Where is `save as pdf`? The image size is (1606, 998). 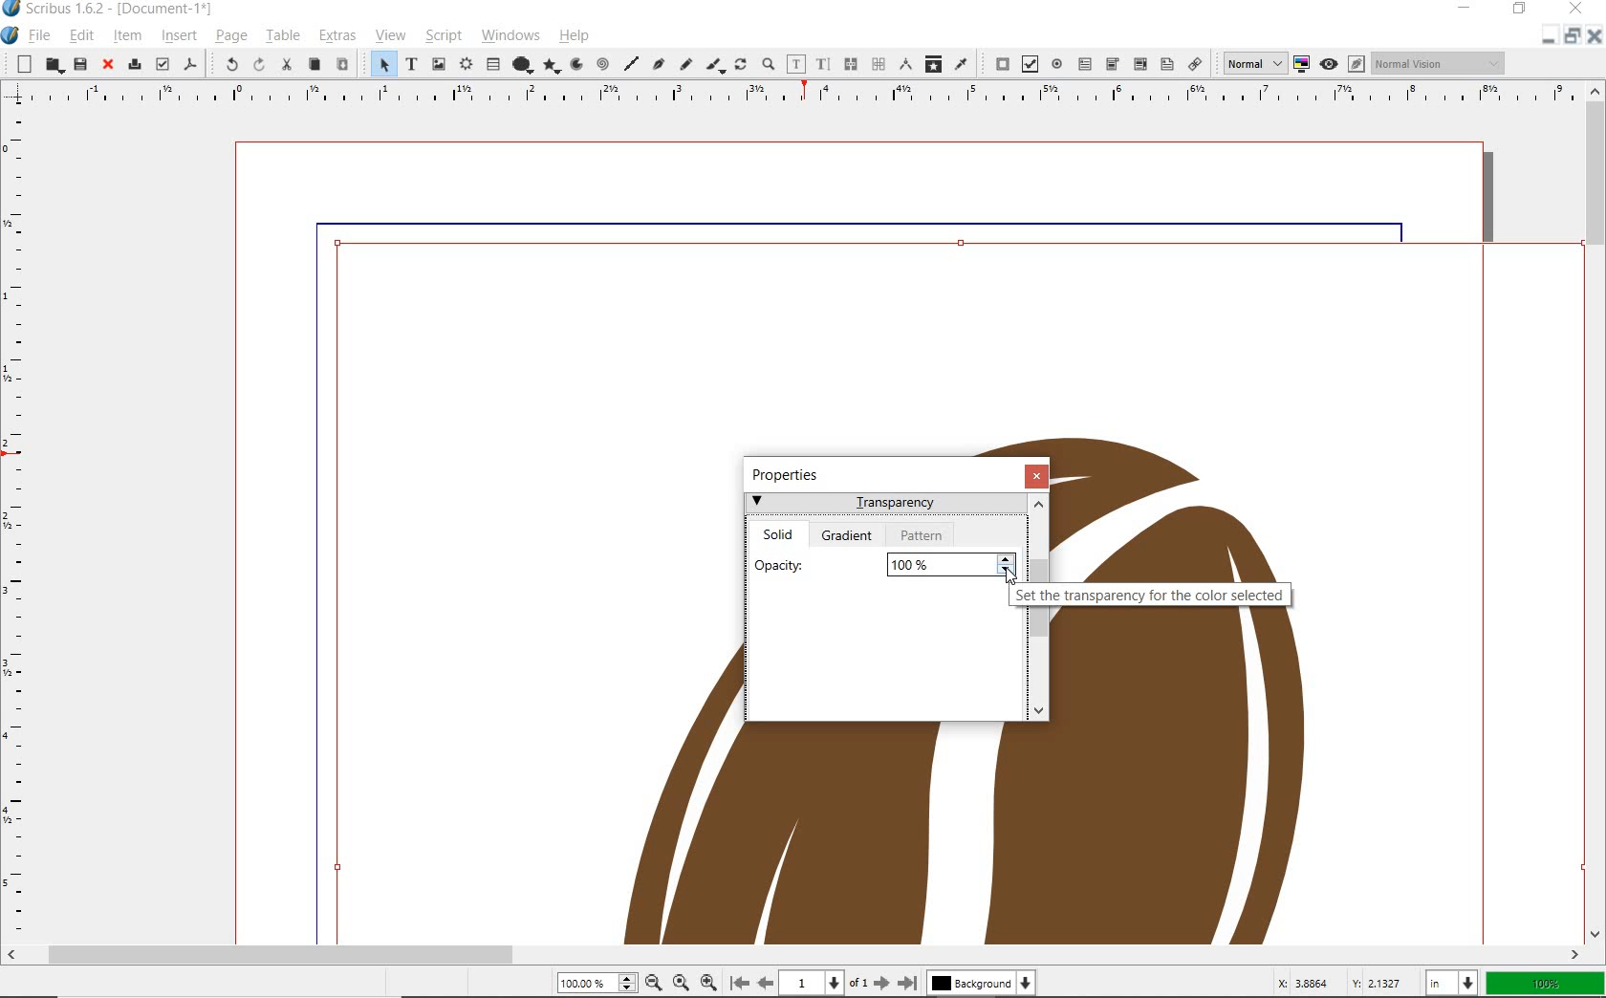
save as pdf is located at coordinates (187, 66).